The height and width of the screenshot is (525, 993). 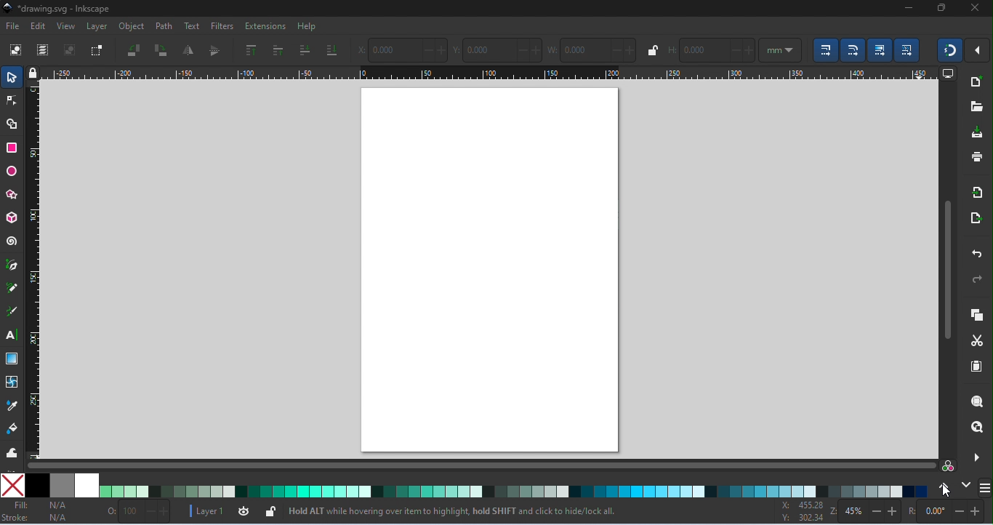 I want to click on node, so click(x=11, y=100).